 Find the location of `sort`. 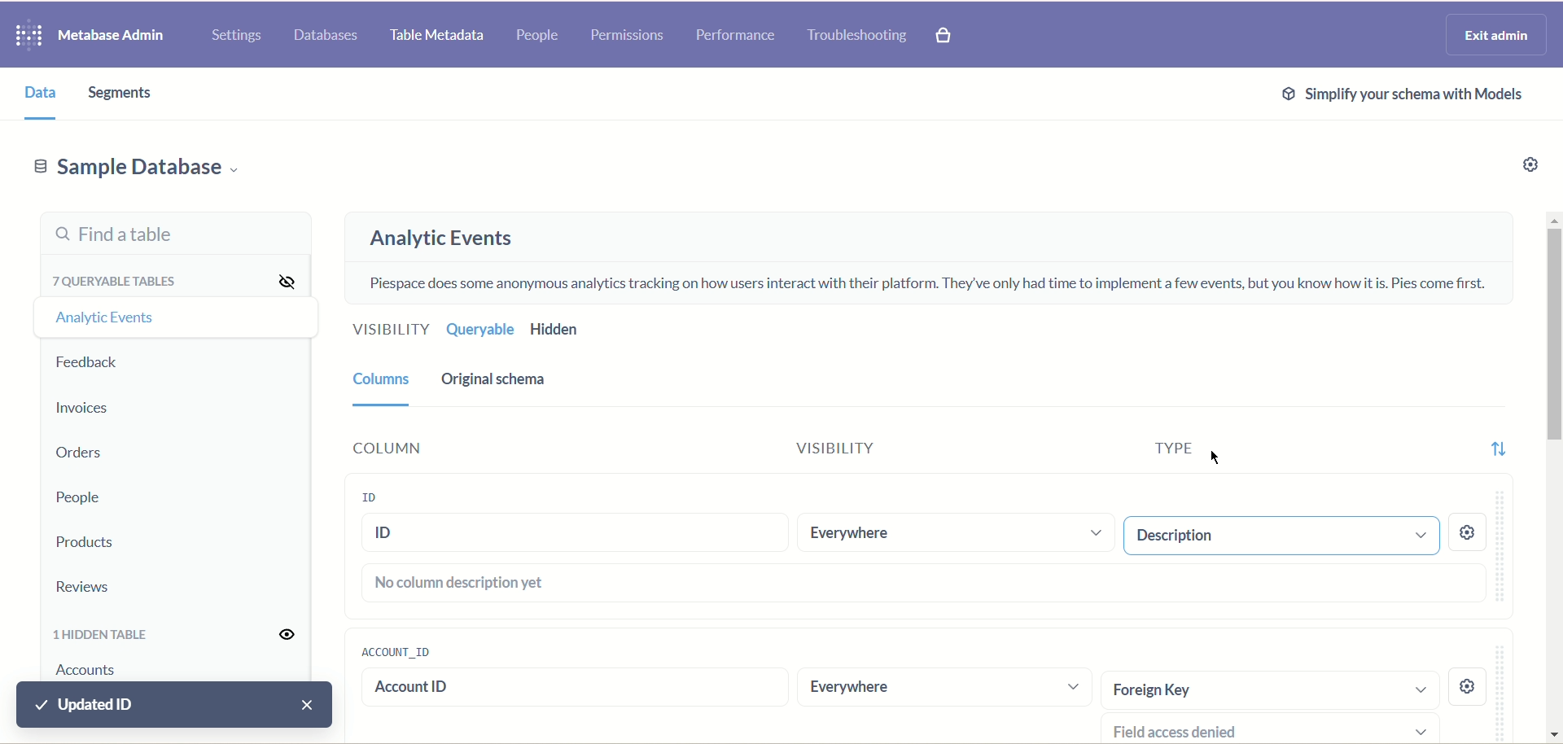

sort is located at coordinates (1500, 448).